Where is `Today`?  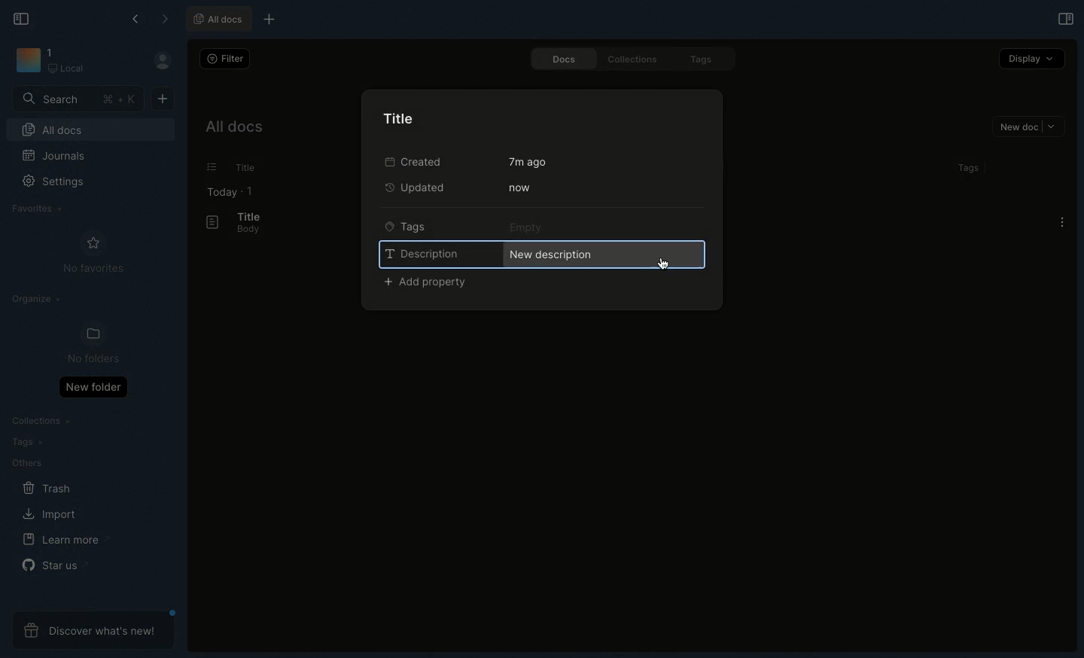 Today is located at coordinates (218, 192).